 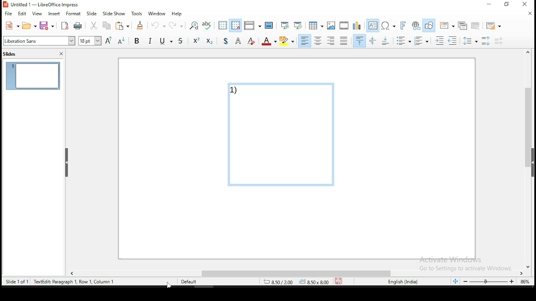 I want to click on mouse pointer, so click(x=420, y=43).